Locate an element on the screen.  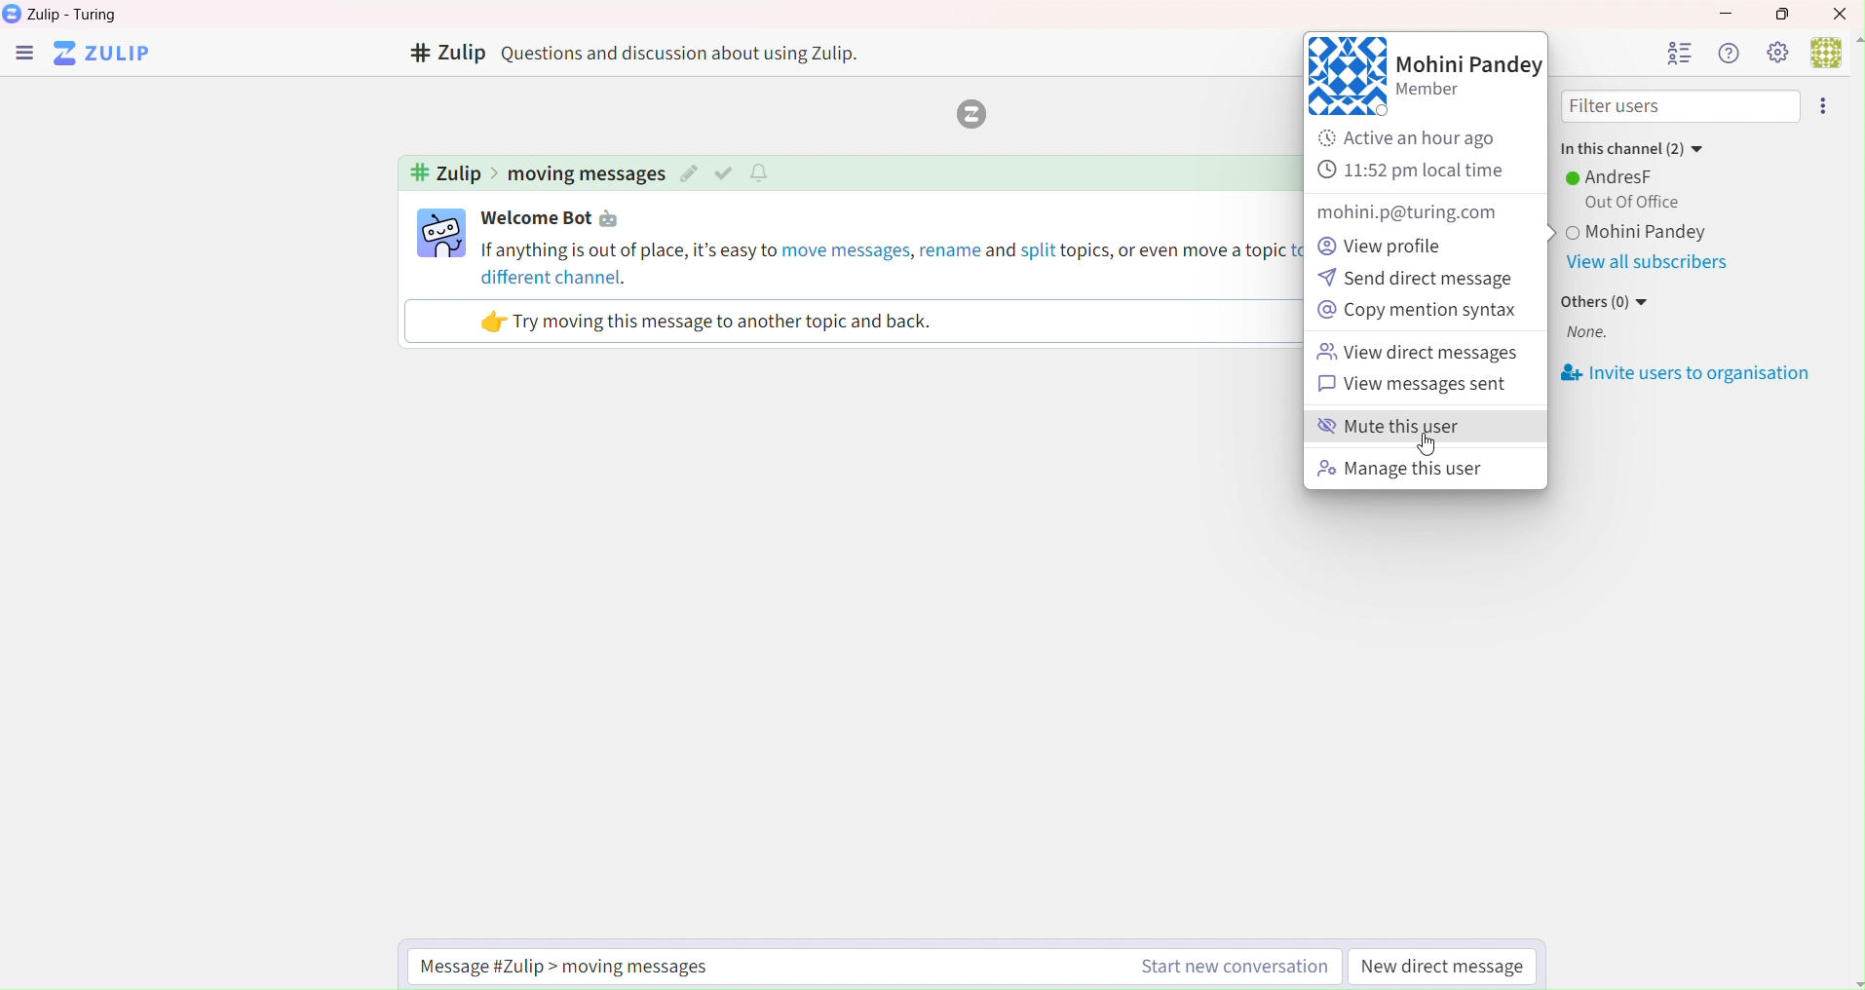
New Direct Message is located at coordinates (1444, 969).